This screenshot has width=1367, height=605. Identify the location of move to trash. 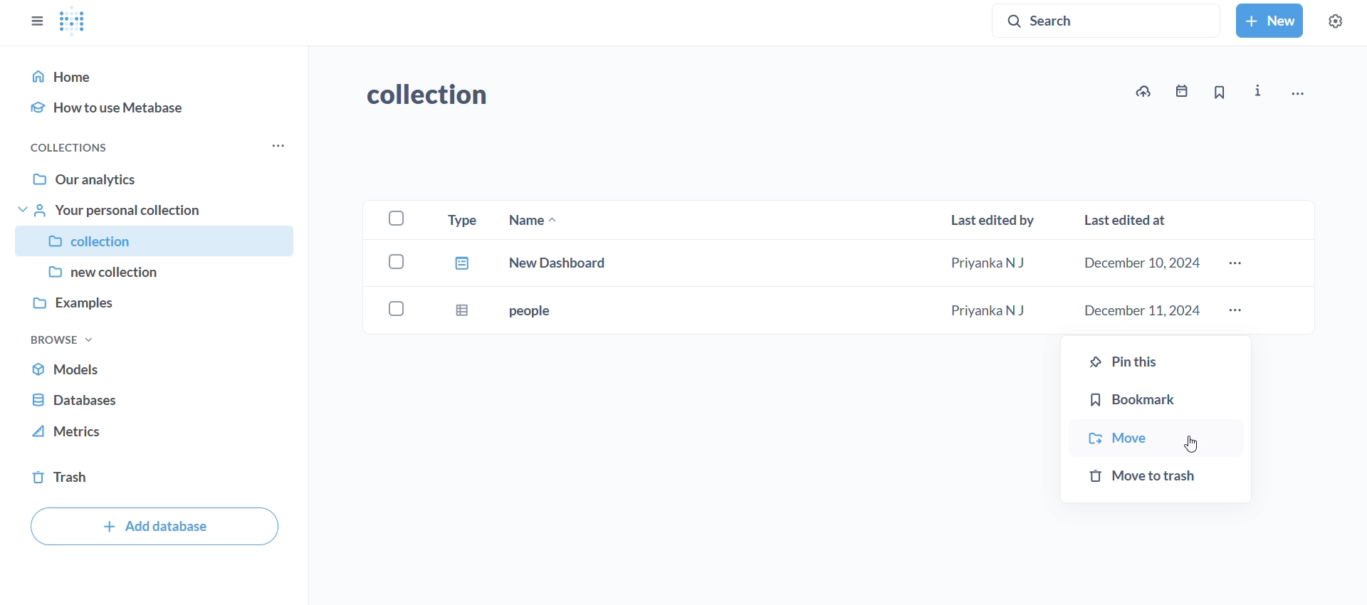
(1156, 482).